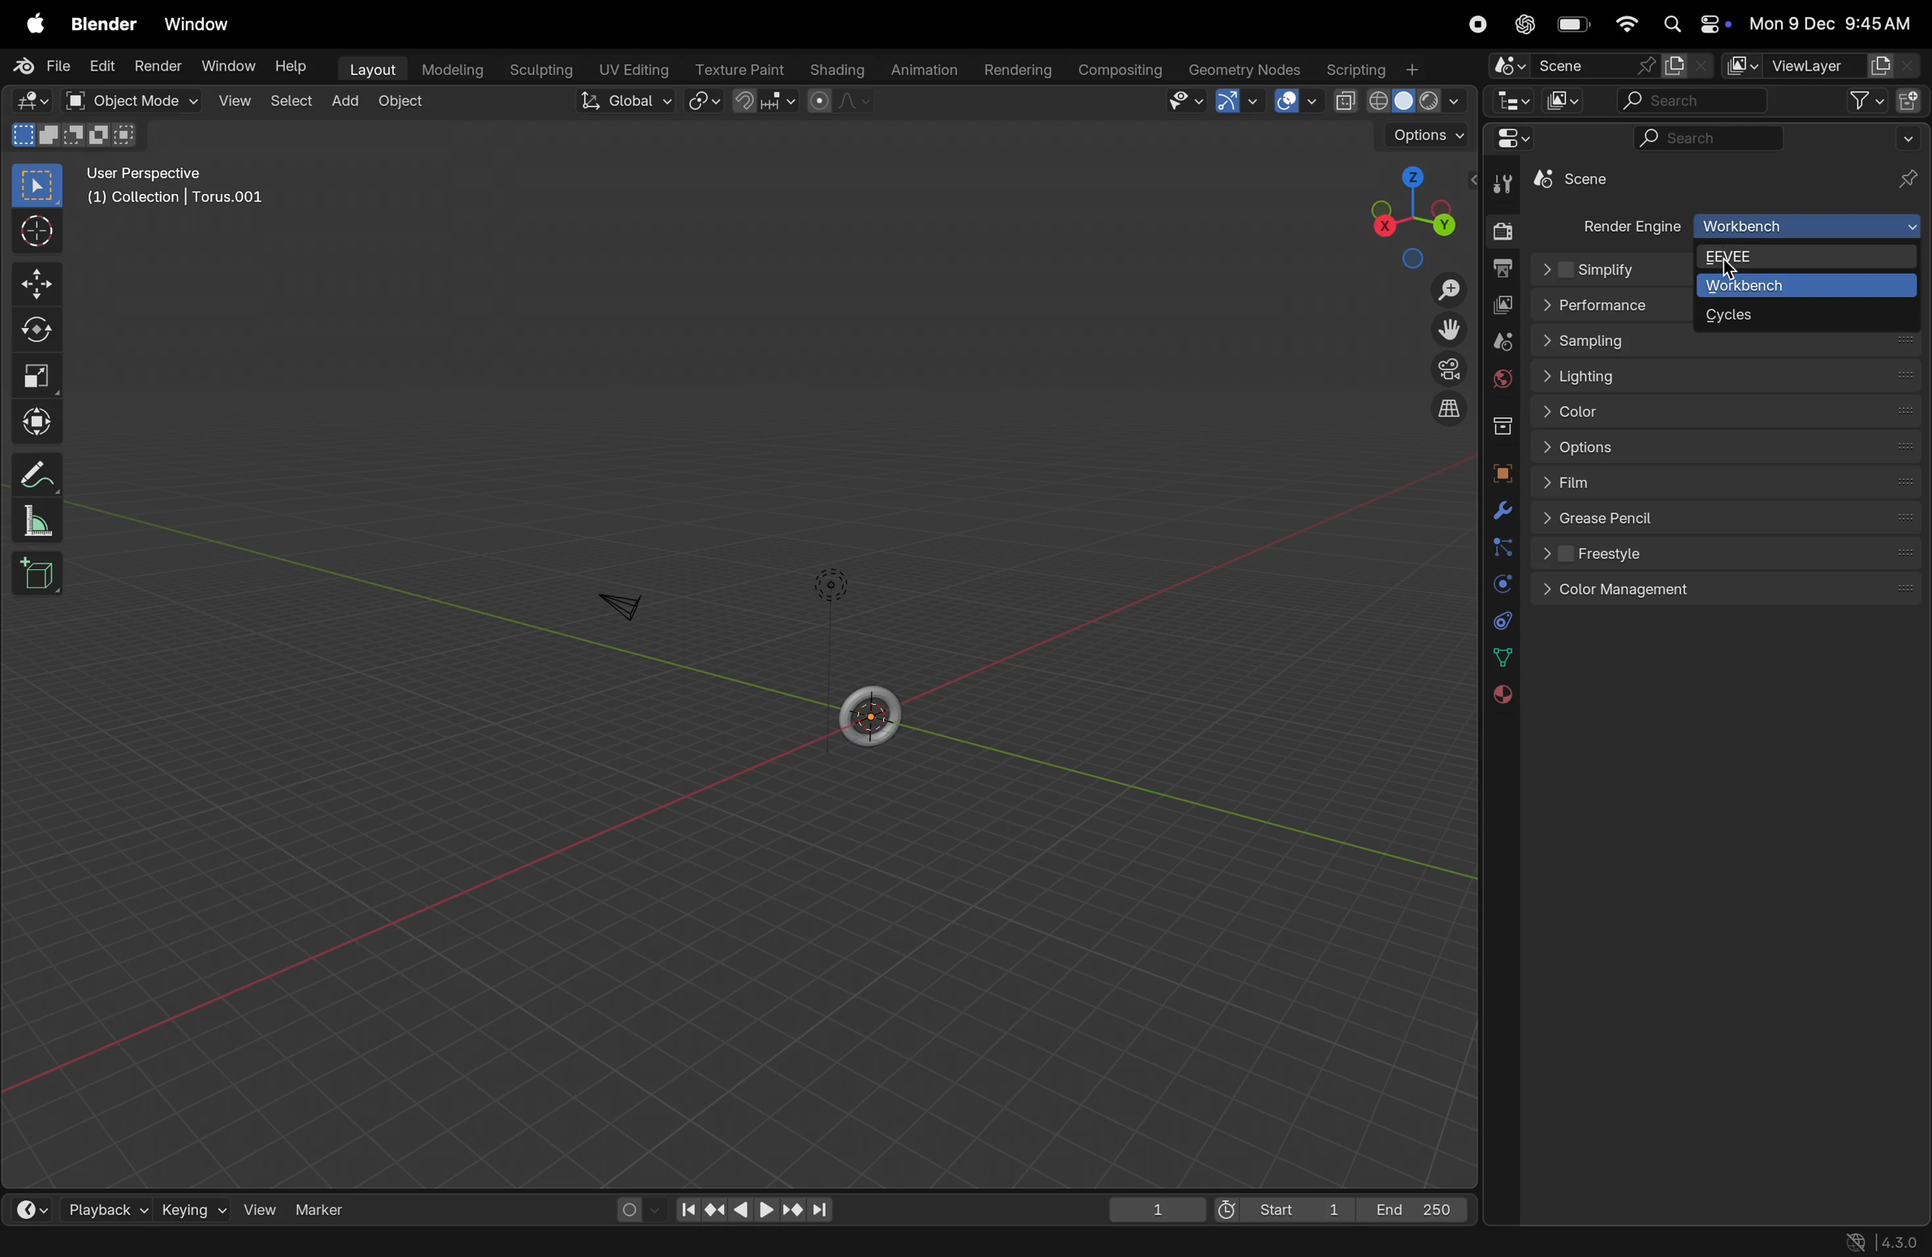 Image resolution: width=1932 pixels, height=1257 pixels. Describe the element at coordinates (371, 67) in the screenshot. I see `layout` at that location.